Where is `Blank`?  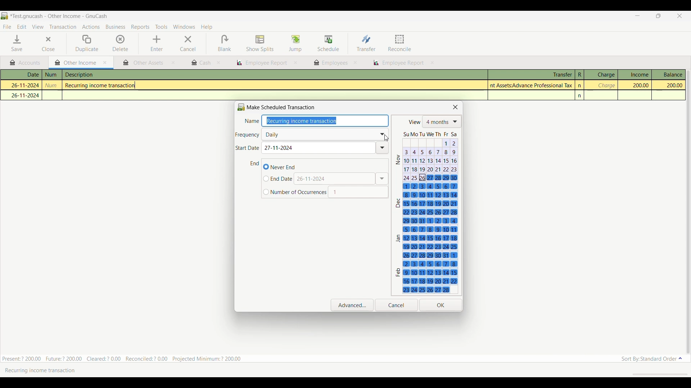
Blank is located at coordinates (224, 43).